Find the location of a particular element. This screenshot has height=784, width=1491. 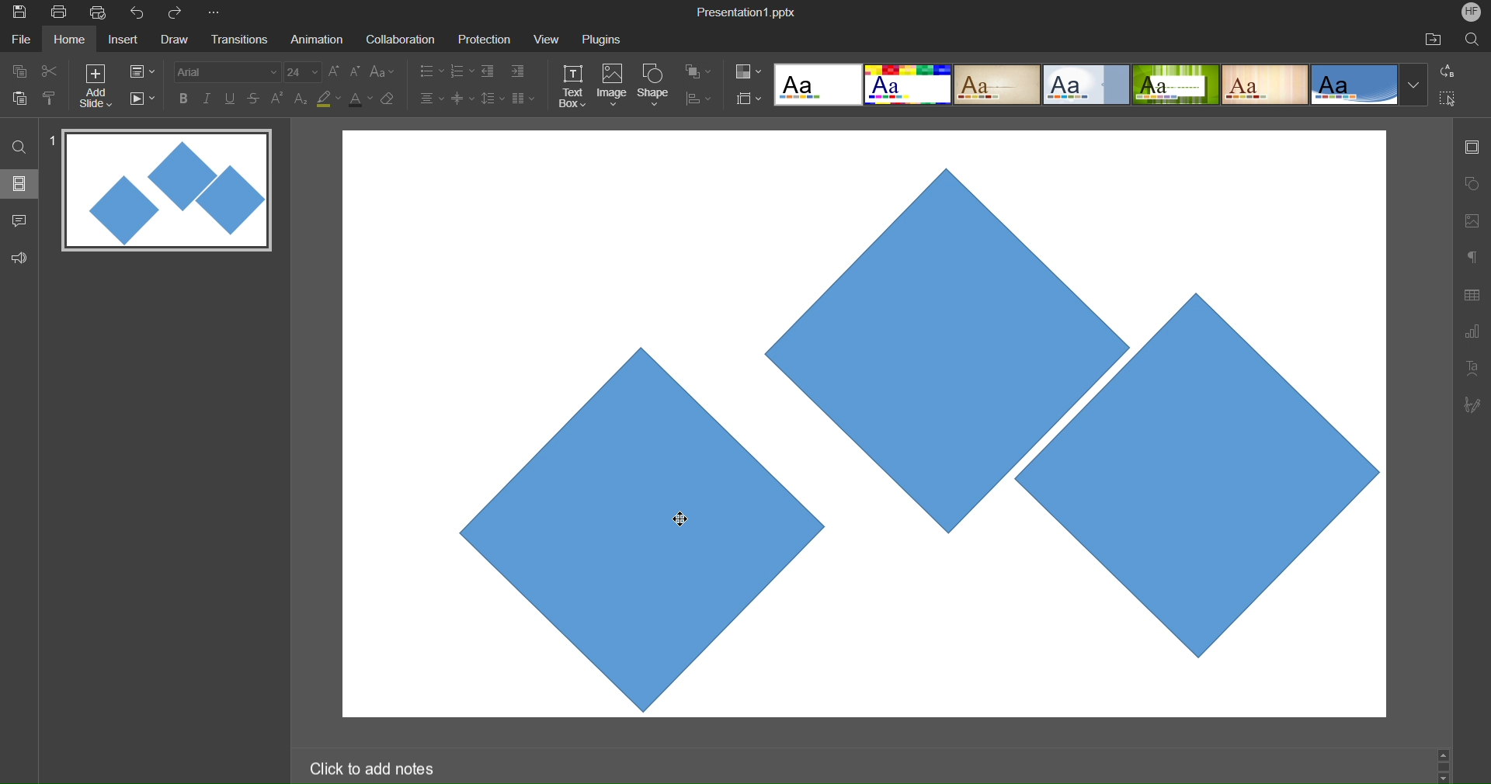

Increase Font is located at coordinates (335, 71).